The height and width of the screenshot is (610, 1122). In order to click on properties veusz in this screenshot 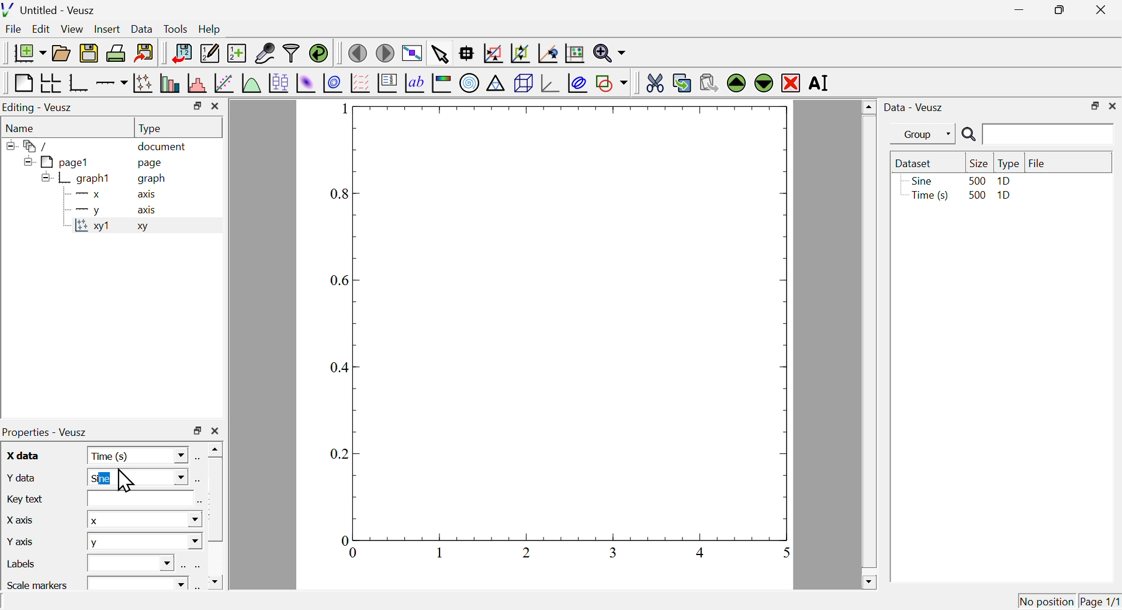, I will do `click(49, 432)`.